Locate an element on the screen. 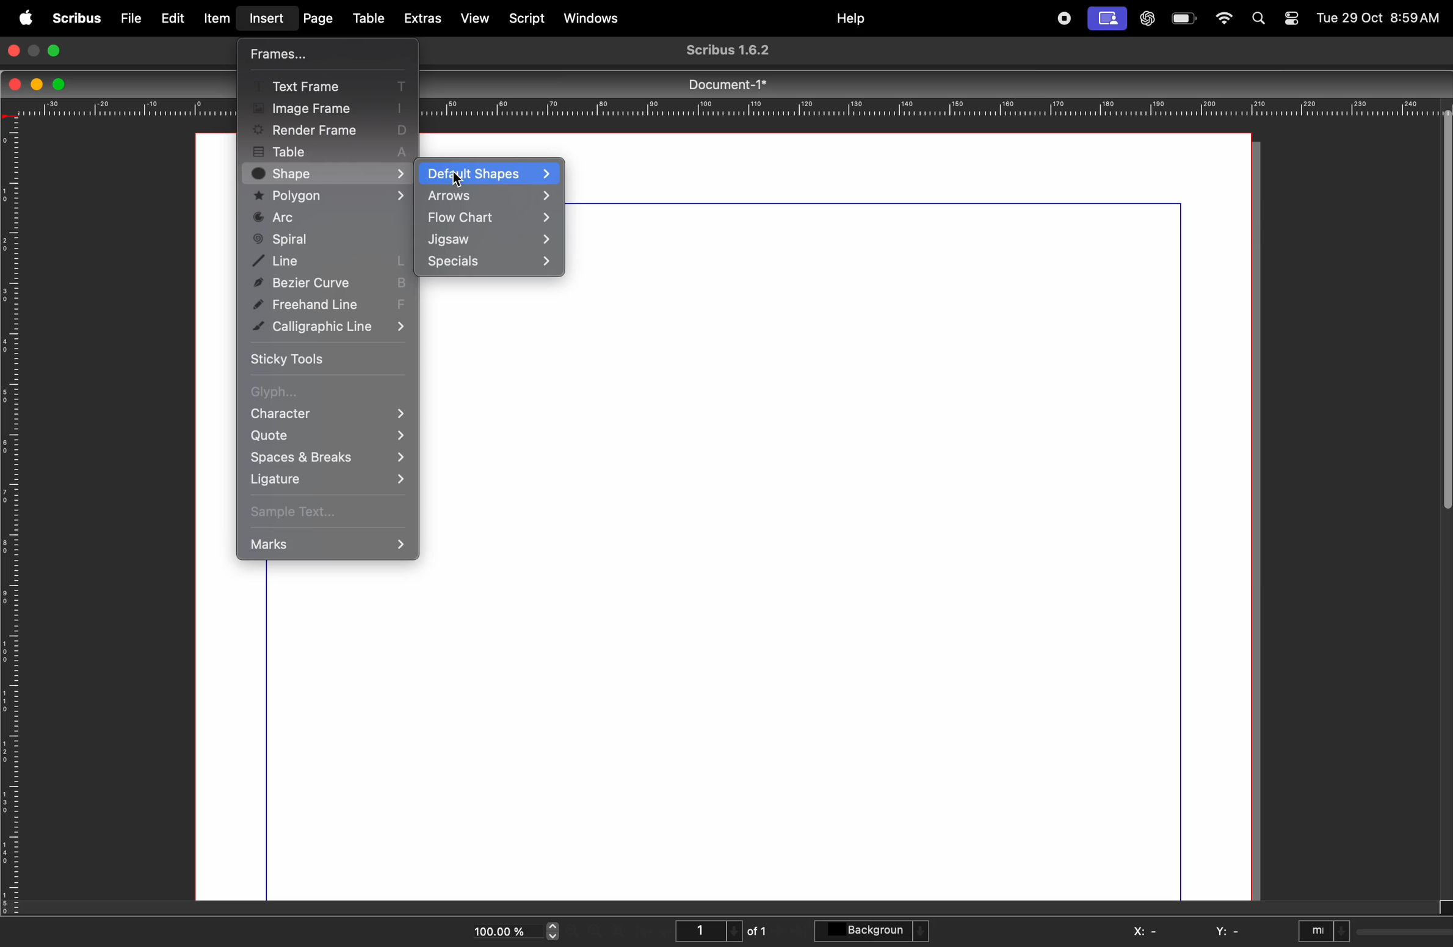 This screenshot has width=1453, height=947. imahe frame      I is located at coordinates (327, 106).